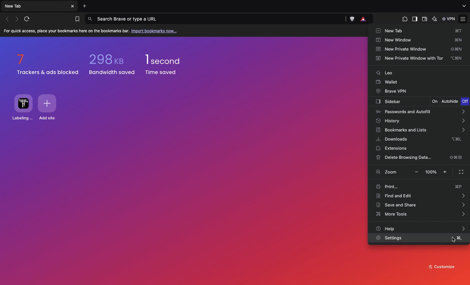 The height and width of the screenshot is (285, 470). Describe the element at coordinates (387, 82) in the screenshot. I see `Wallet` at that location.